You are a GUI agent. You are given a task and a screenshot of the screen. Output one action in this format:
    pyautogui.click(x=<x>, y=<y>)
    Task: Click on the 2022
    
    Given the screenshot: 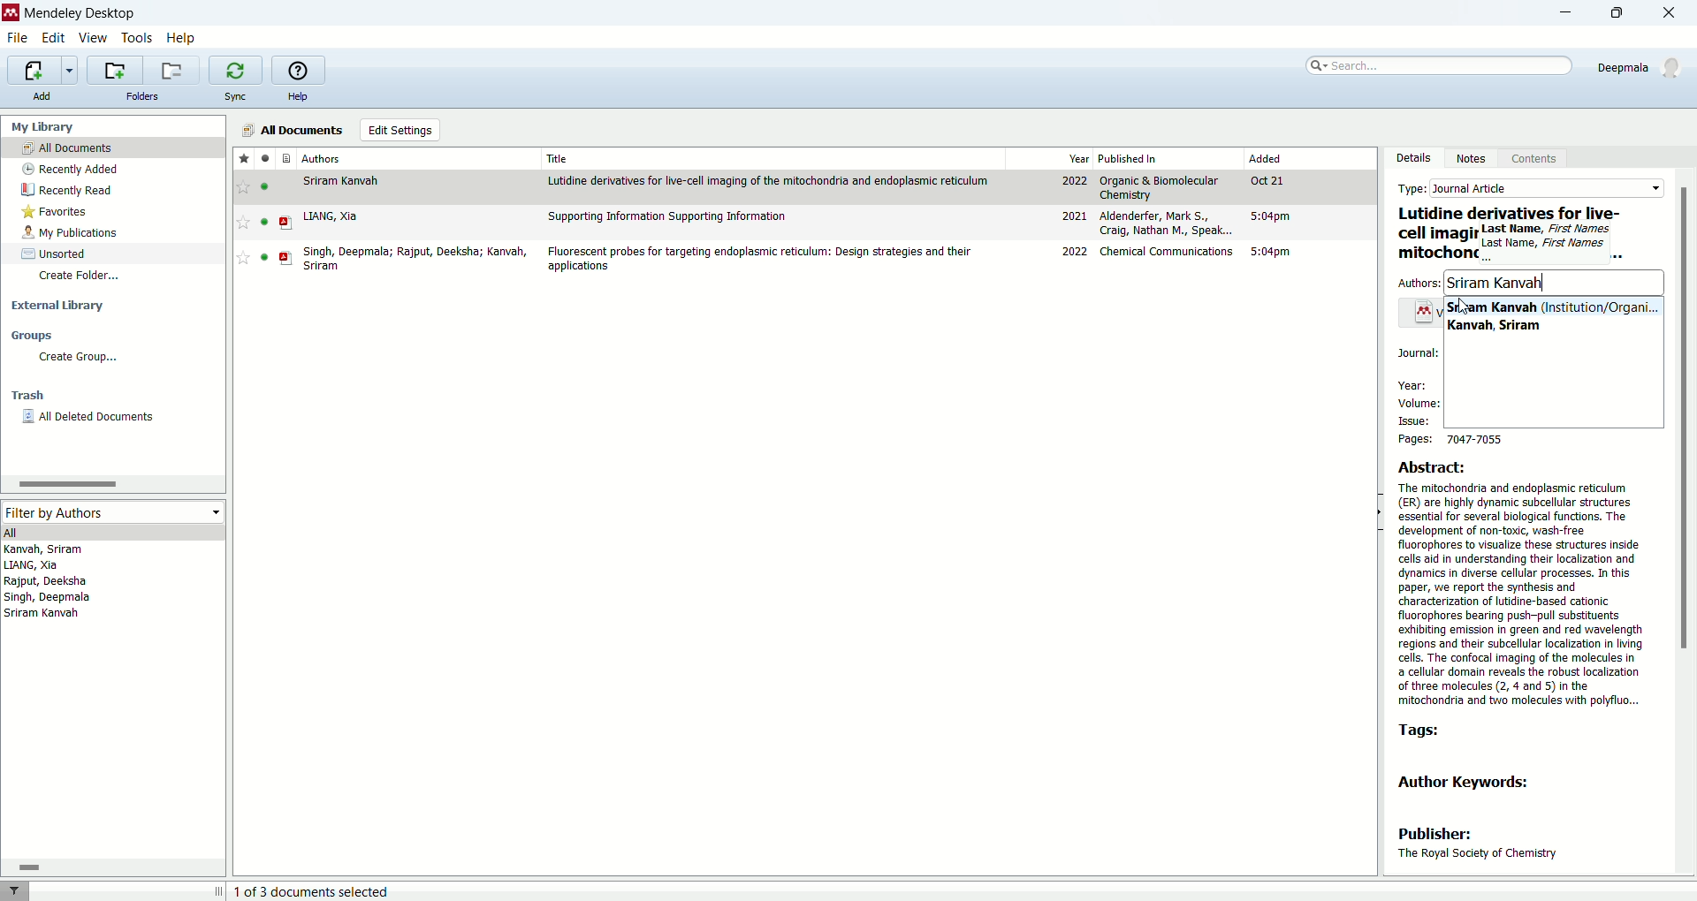 What is the action you would take?
    pyautogui.click(x=1074, y=252)
    